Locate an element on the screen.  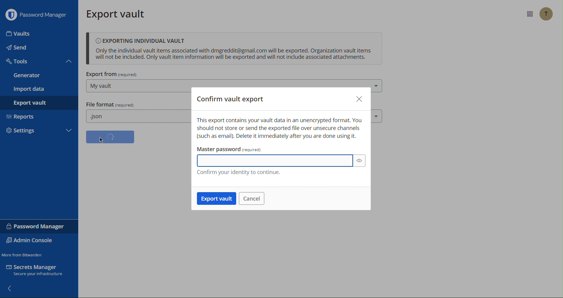
Export from (My vault) is located at coordinates (137, 84).